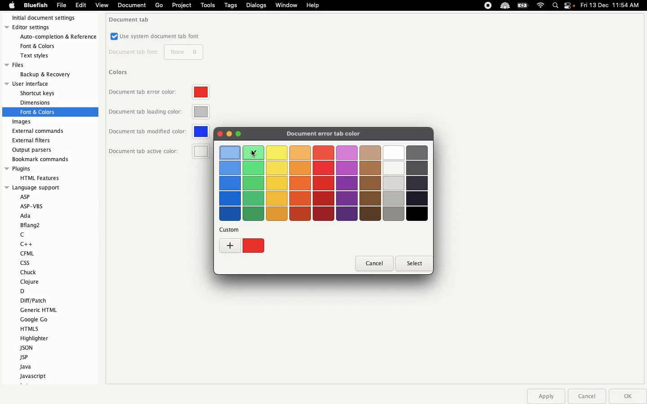  Describe the element at coordinates (35, 102) in the screenshot. I see `dimension` at that location.